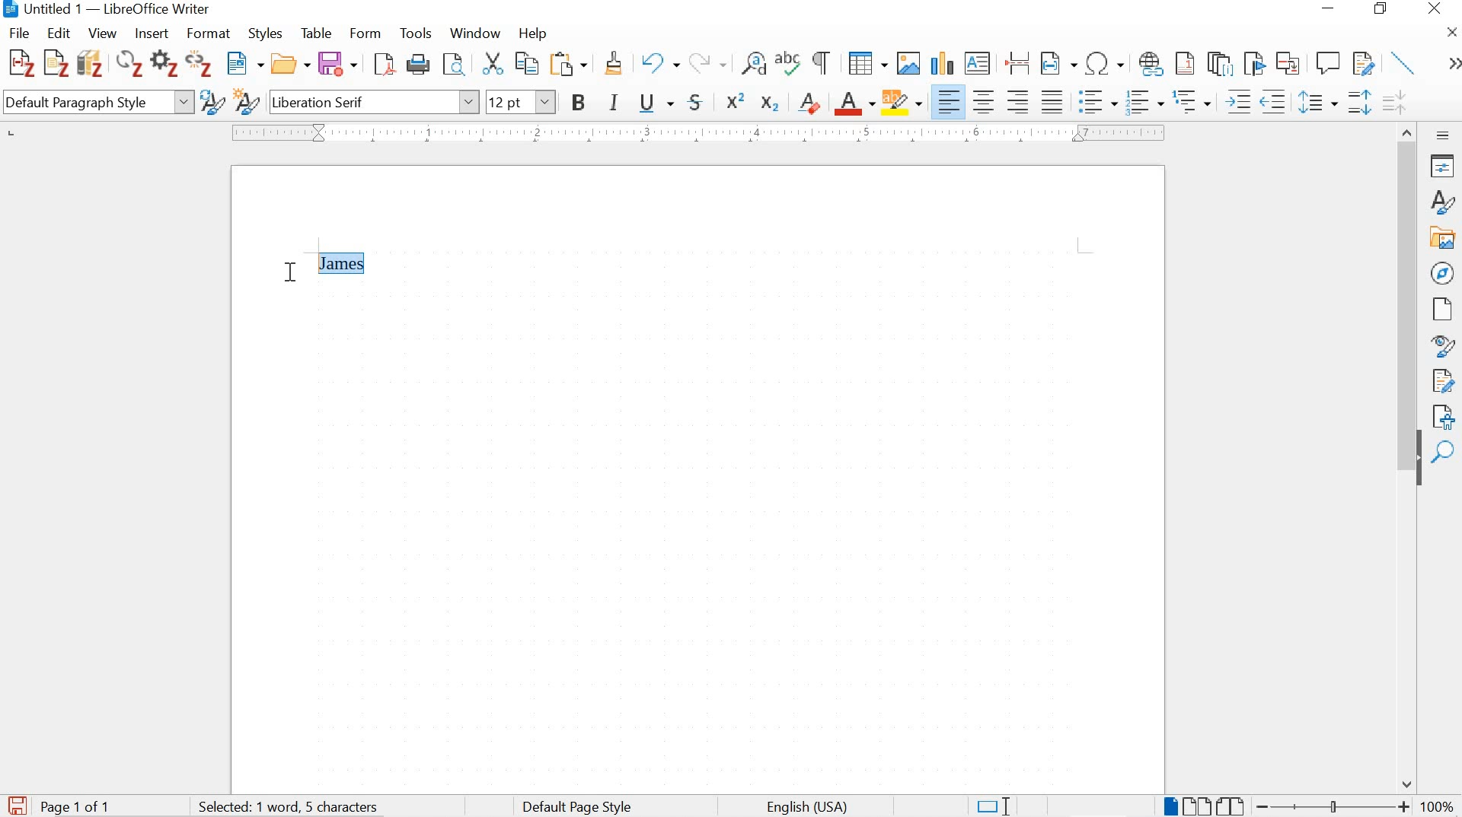 This screenshot has width=1462, height=817. What do you see at coordinates (903, 101) in the screenshot?
I see `character highlighting color` at bounding box center [903, 101].